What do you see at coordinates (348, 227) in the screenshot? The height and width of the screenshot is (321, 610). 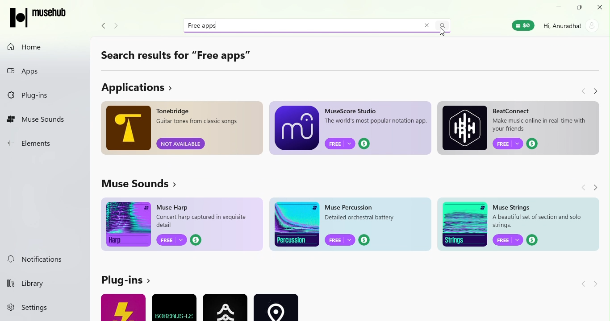 I see `Ad` at bounding box center [348, 227].